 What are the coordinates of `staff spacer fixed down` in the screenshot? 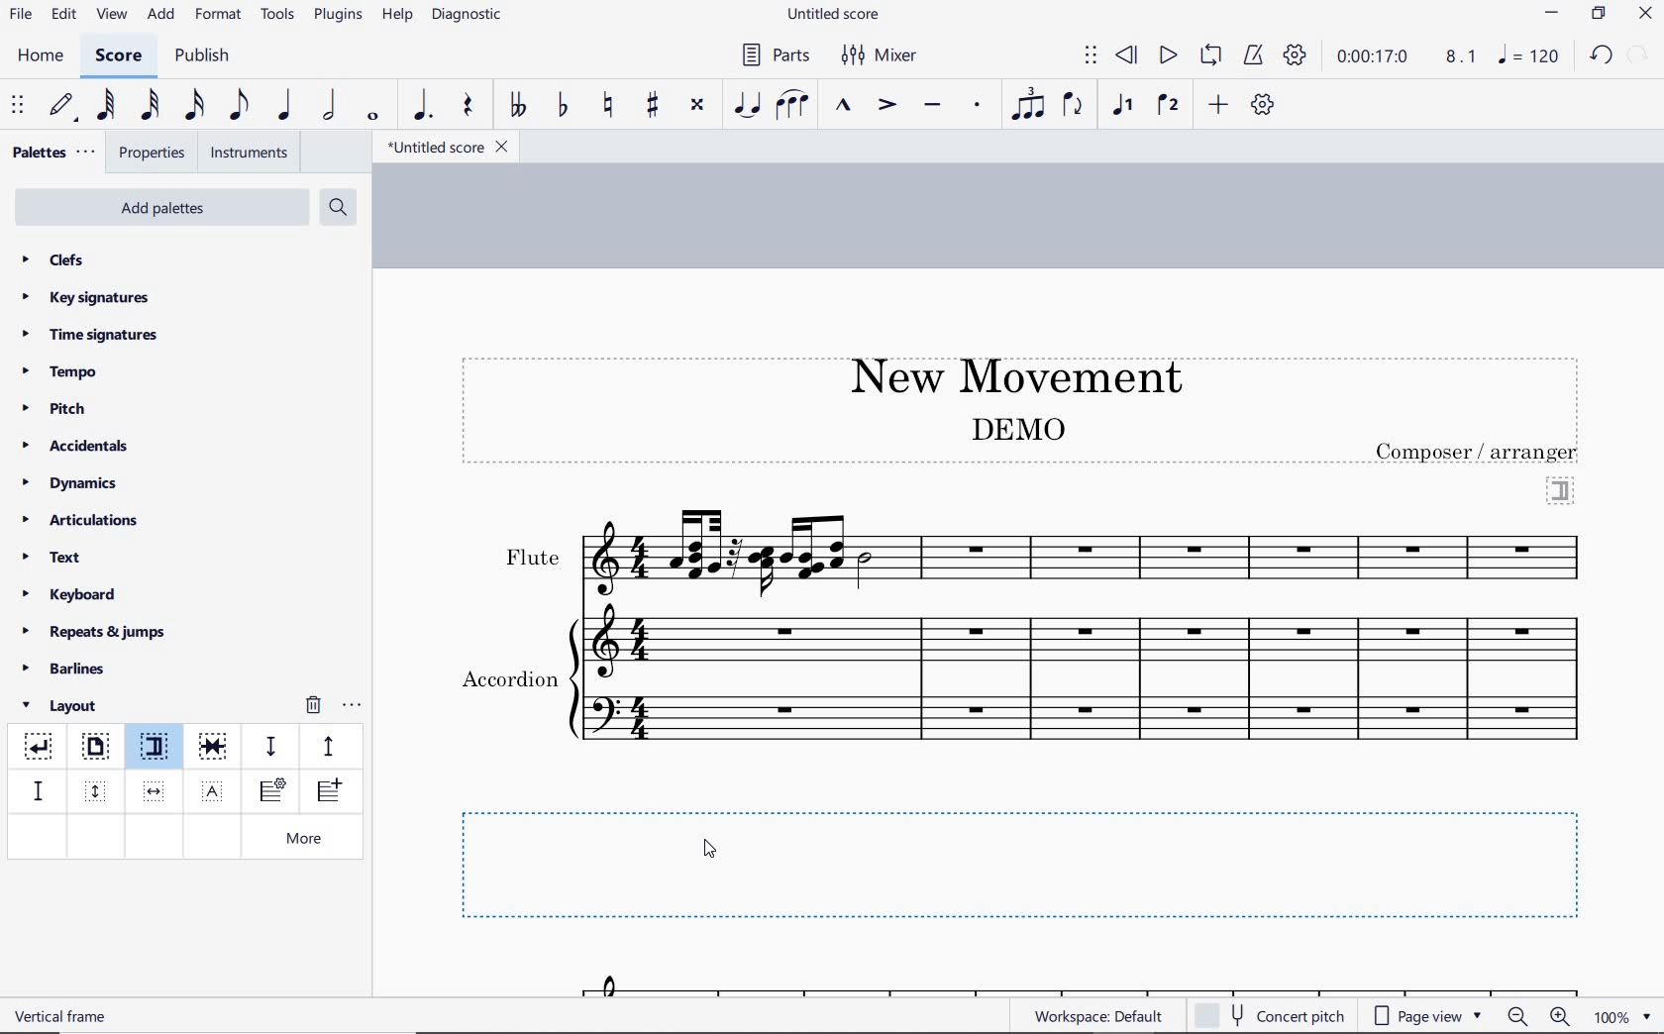 It's located at (36, 790).